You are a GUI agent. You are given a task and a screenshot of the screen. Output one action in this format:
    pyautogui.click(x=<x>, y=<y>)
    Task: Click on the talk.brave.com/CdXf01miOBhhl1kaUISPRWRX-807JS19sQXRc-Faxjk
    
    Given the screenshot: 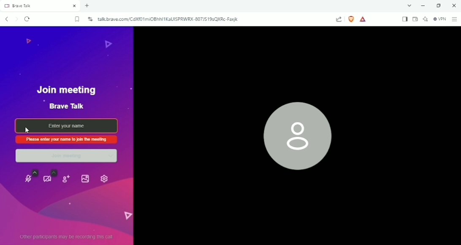 What is the action you would take?
    pyautogui.click(x=214, y=19)
    